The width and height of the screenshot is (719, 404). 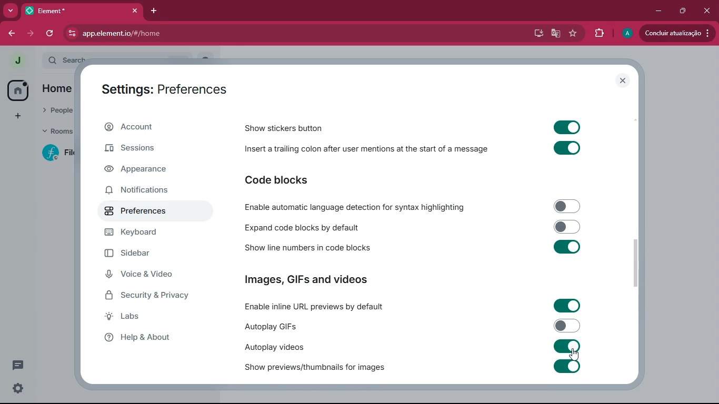 What do you see at coordinates (567, 149) in the screenshot?
I see `` at bounding box center [567, 149].